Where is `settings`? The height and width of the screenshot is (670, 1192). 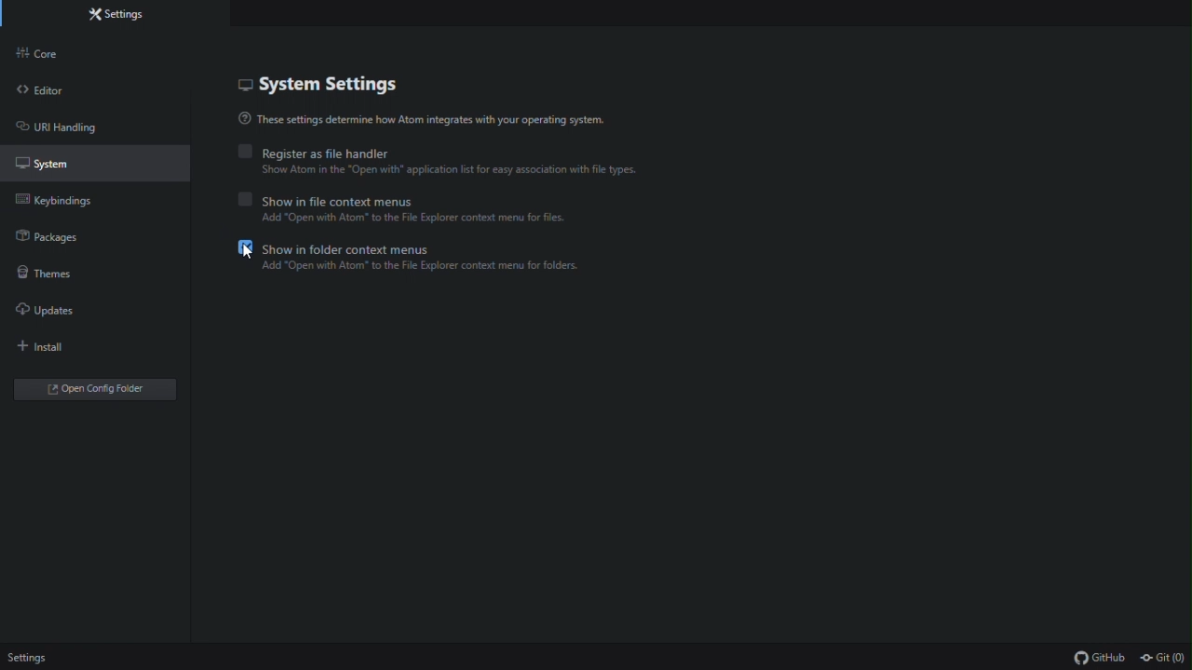
settings is located at coordinates (113, 16).